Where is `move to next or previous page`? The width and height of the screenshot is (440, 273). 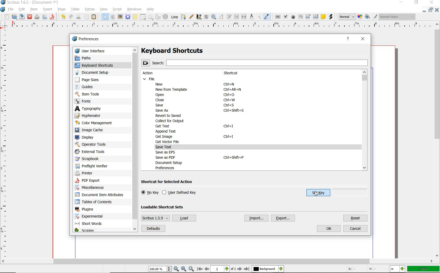
move to next or previous page is located at coordinates (223, 269).